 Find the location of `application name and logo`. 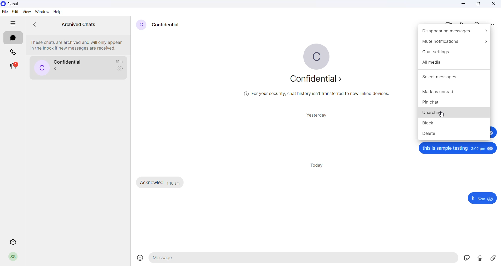

application name and logo is located at coordinates (16, 4).